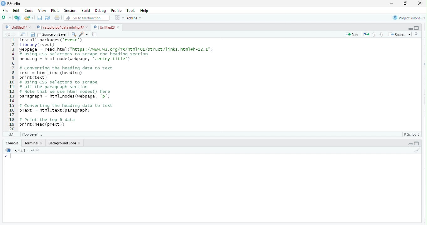 The image size is (427, 225). Describe the element at coordinates (12, 84) in the screenshot. I see `1
2
3
a
5
6
7
H
9
10
11
12
13
14
15
16
17
18
19
20` at that location.